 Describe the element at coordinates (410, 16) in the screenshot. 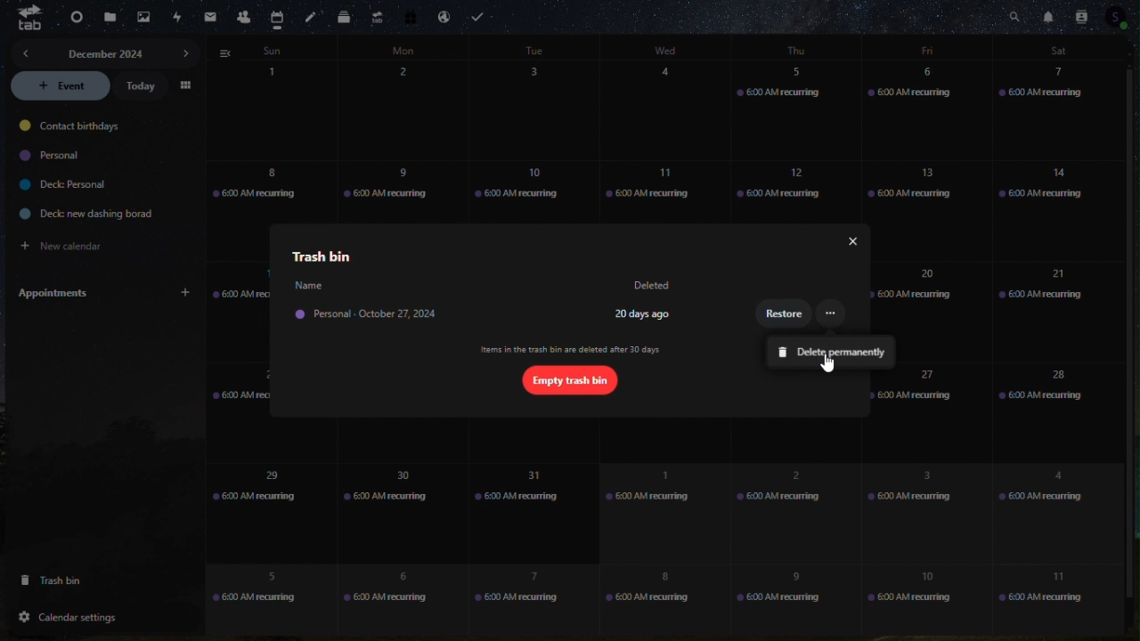

I see `free trail` at that location.